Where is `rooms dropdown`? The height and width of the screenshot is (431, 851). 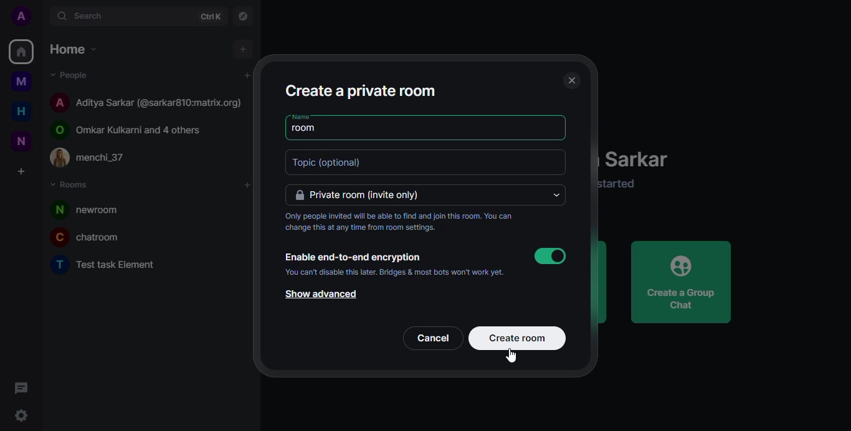 rooms dropdown is located at coordinates (73, 186).